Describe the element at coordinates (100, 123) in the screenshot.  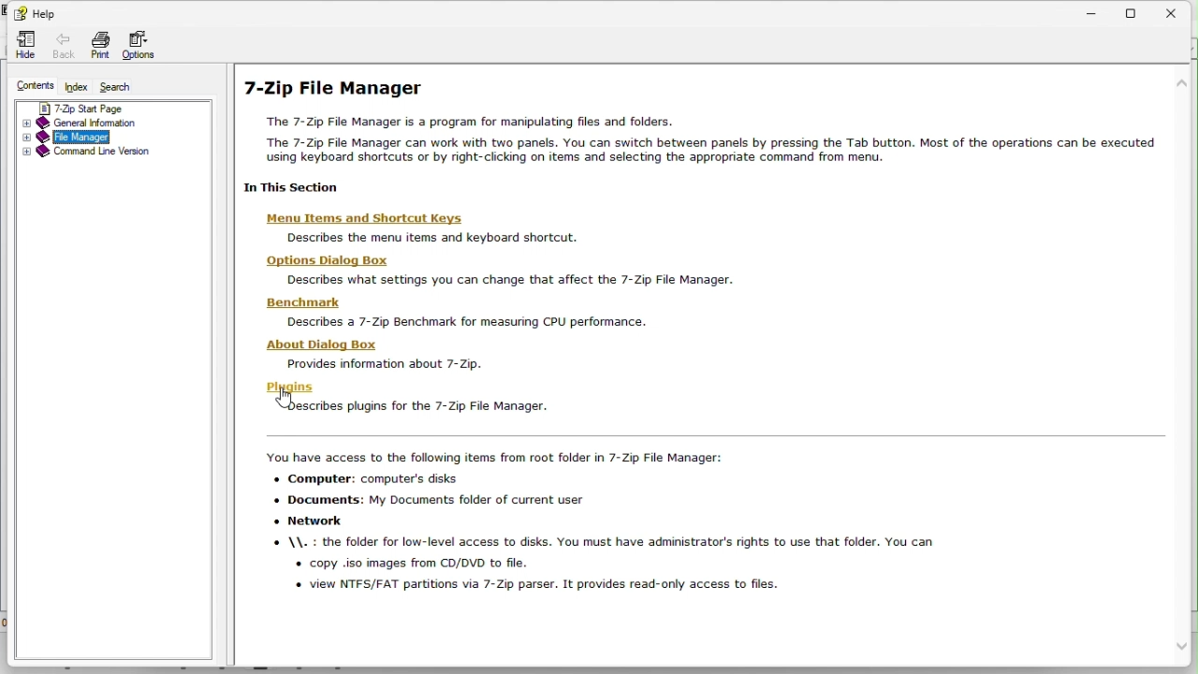
I see `General information` at that location.